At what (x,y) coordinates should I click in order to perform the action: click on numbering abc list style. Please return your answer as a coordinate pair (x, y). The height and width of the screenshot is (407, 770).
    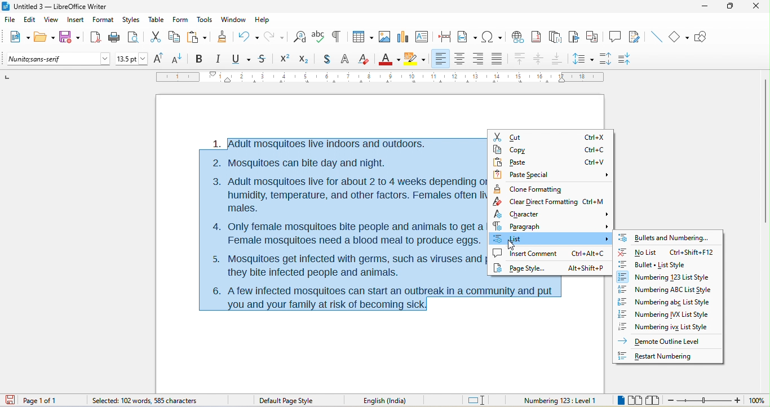
    Looking at the image, I should click on (672, 302).